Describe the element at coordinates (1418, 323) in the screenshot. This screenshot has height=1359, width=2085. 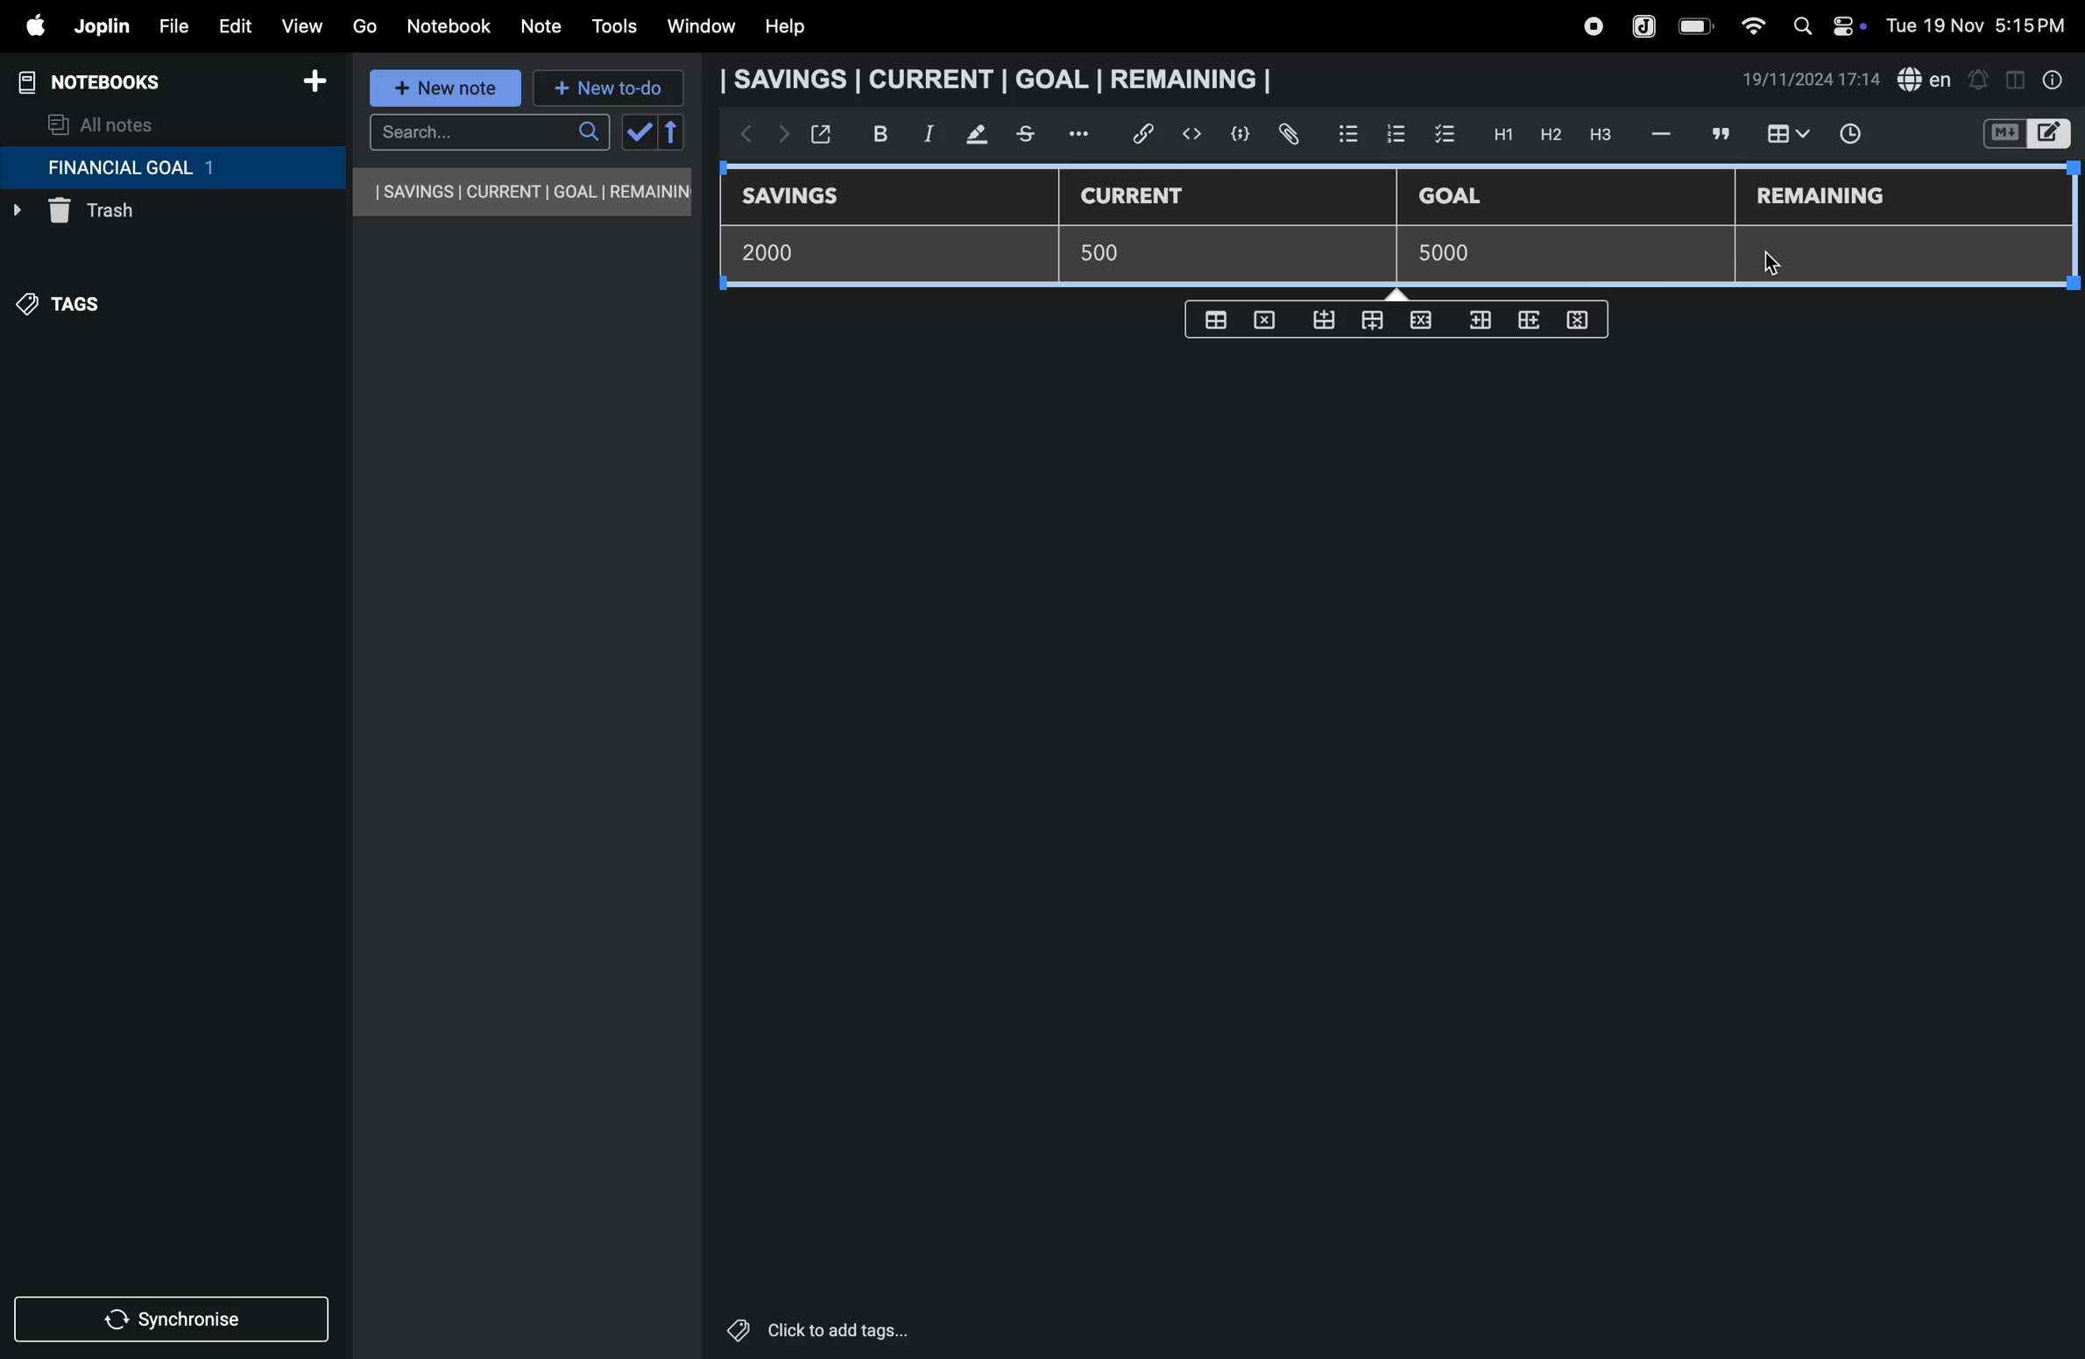
I see `close rows` at that location.